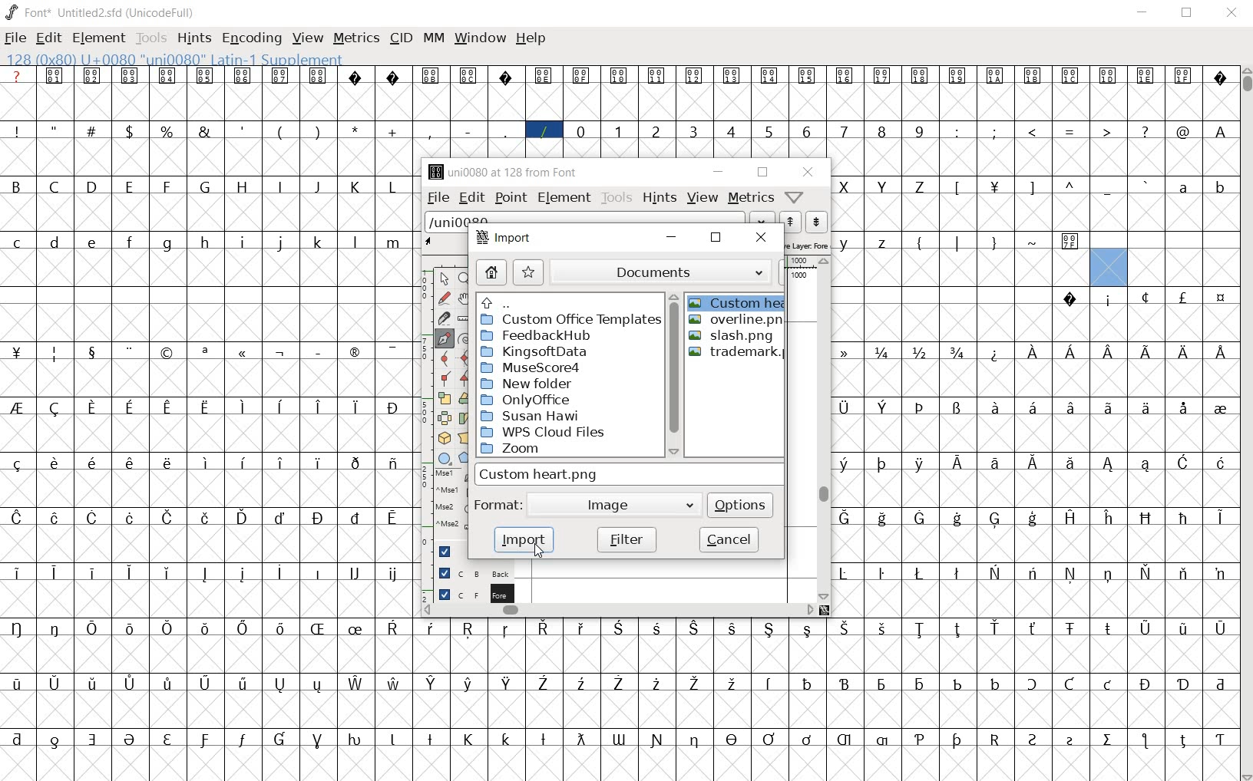 This screenshot has height=781, width=1253. I want to click on glyph, so click(54, 572).